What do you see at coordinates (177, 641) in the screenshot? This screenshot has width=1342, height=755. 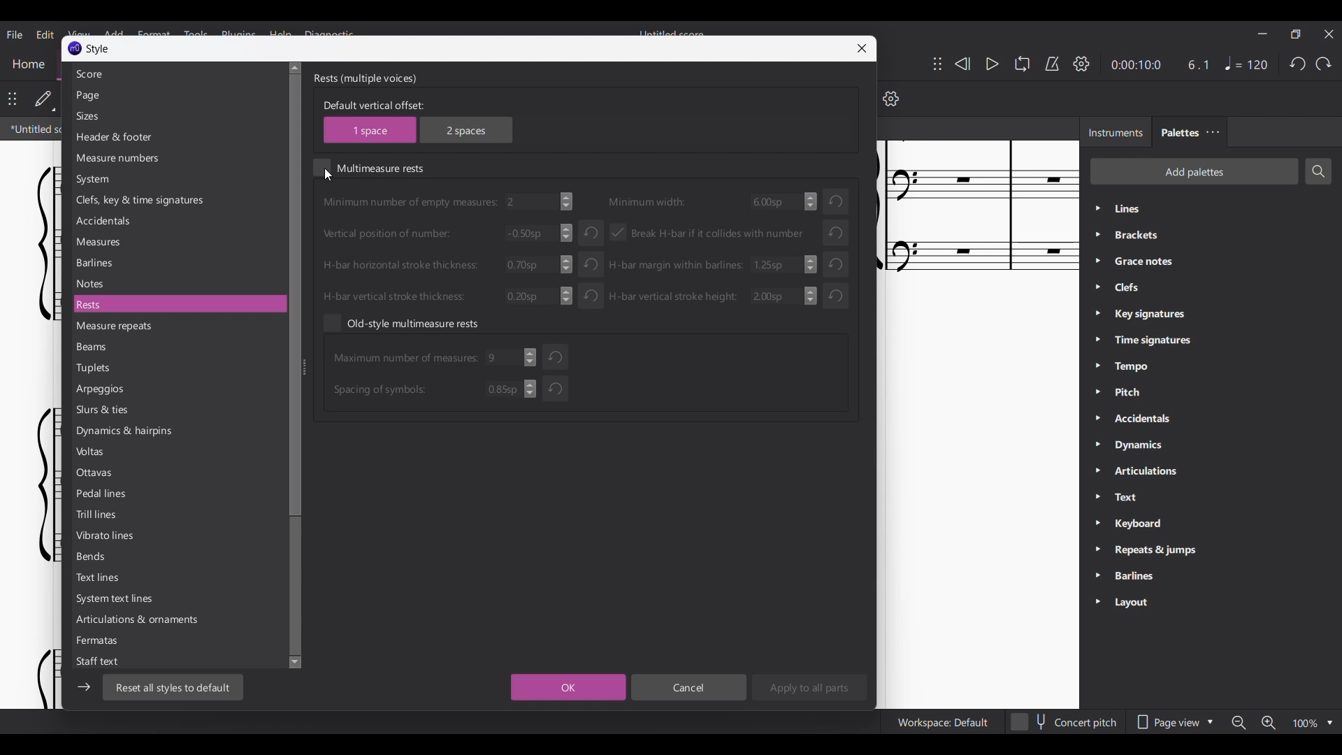 I see `Fermatas` at bounding box center [177, 641].